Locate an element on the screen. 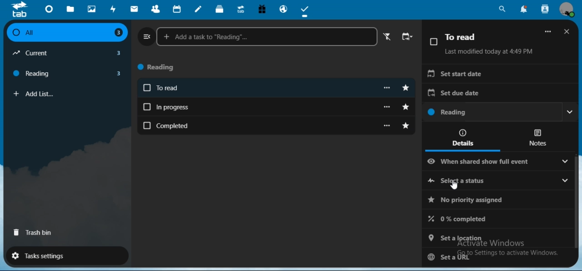  Drop down is located at coordinates (567, 161).